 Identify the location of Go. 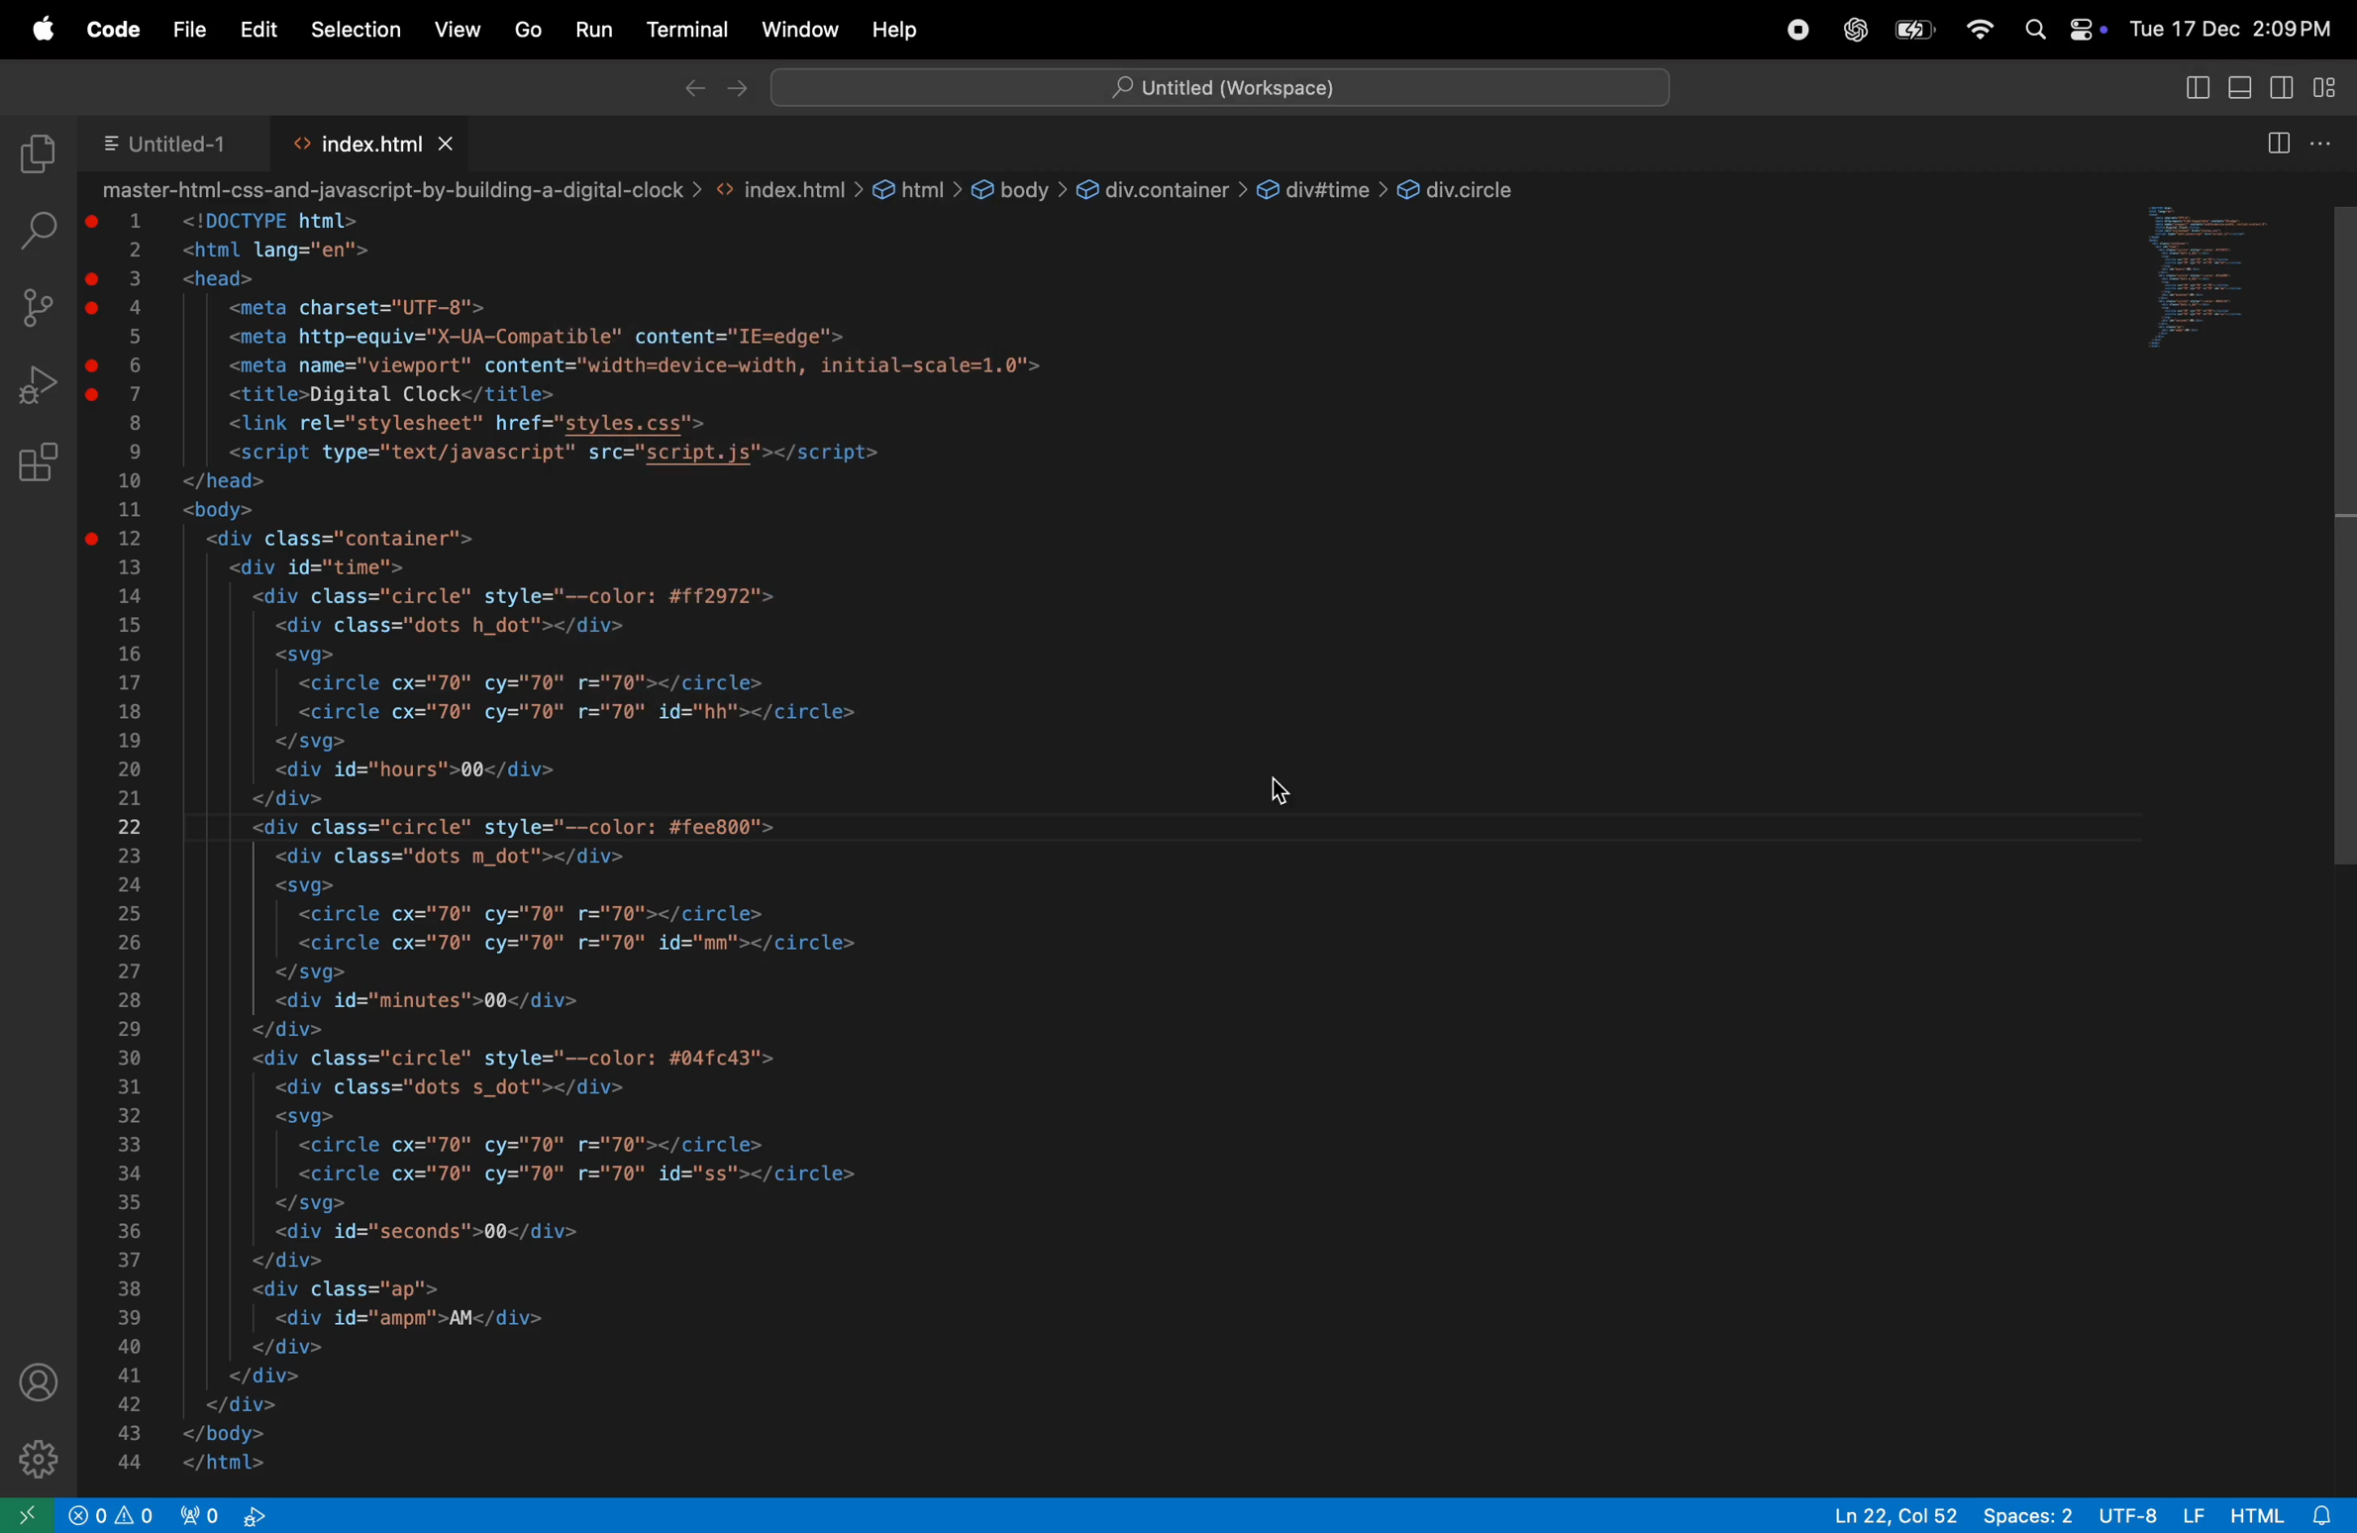
(528, 31).